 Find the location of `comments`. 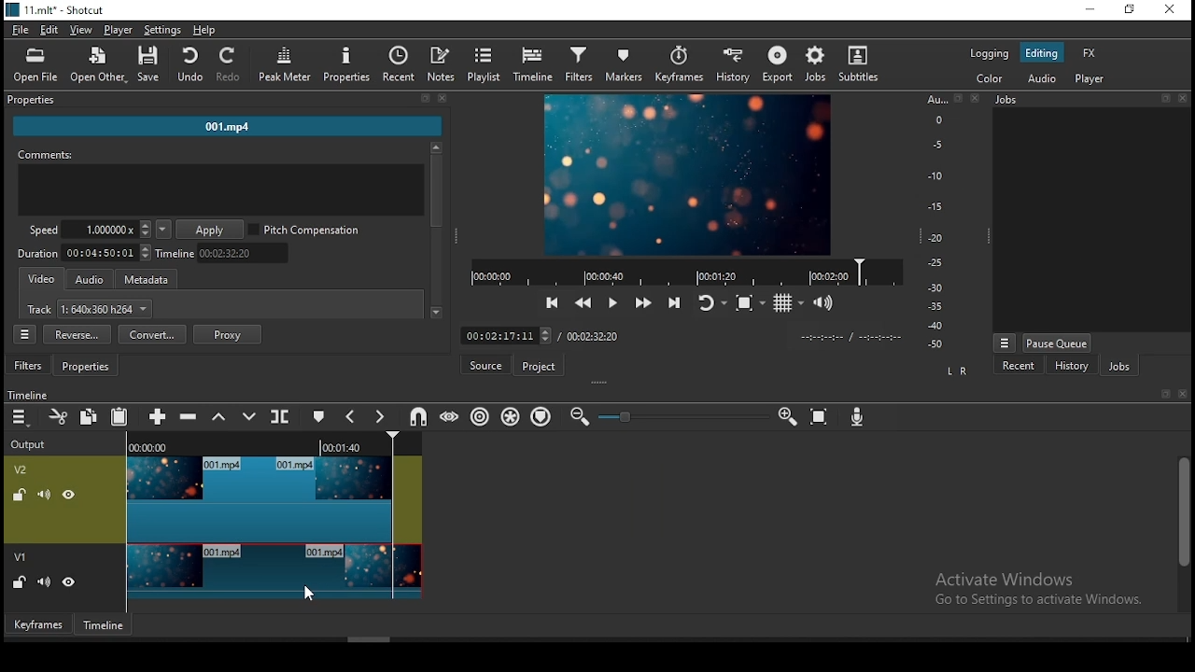

comments is located at coordinates (221, 185).